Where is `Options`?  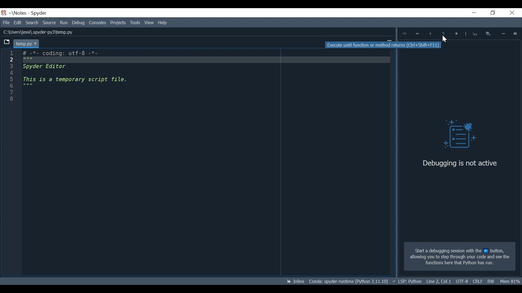
Options is located at coordinates (515, 33).